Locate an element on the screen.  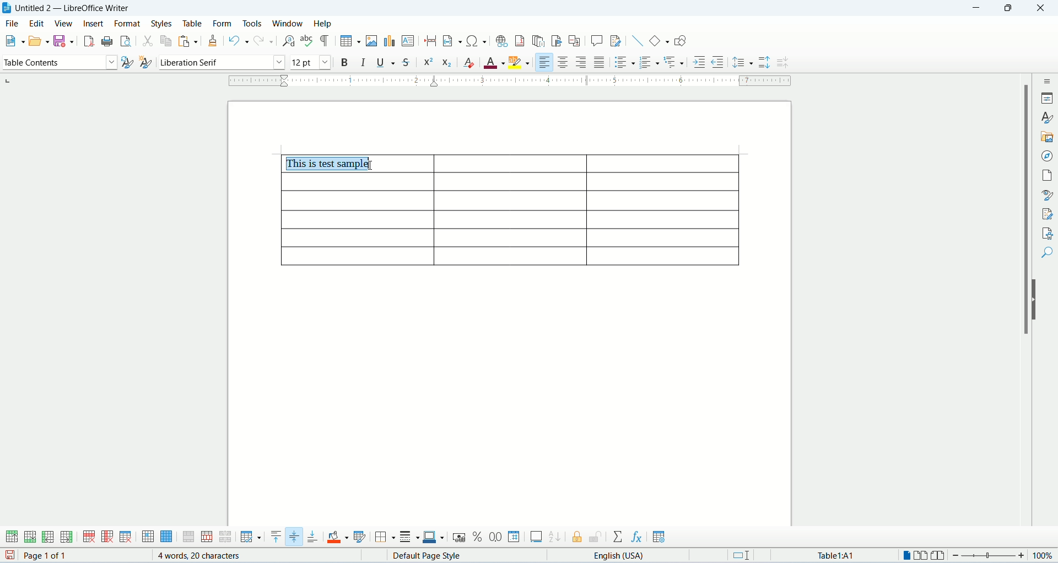
select table is located at coordinates (166, 538).